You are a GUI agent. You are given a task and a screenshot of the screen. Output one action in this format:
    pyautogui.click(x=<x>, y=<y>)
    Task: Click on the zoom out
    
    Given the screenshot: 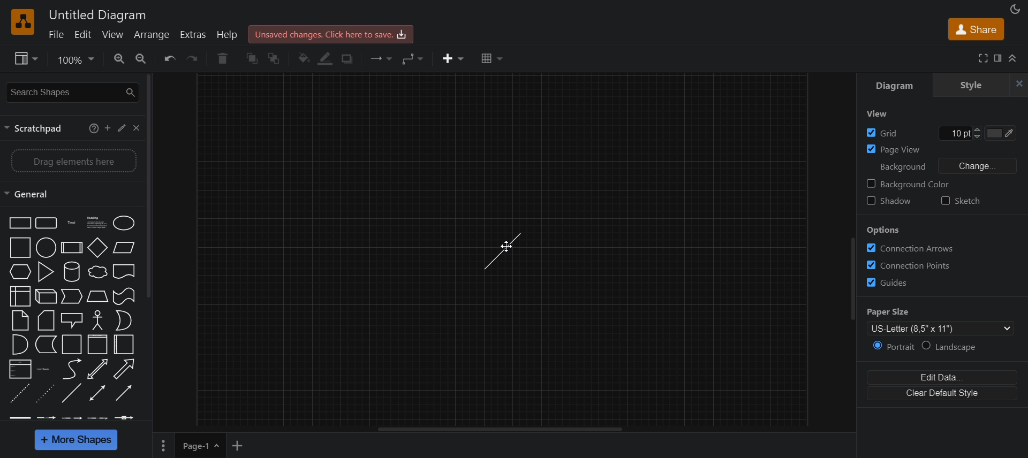 What is the action you would take?
    pyautogui.click(x=142, y=58)
    